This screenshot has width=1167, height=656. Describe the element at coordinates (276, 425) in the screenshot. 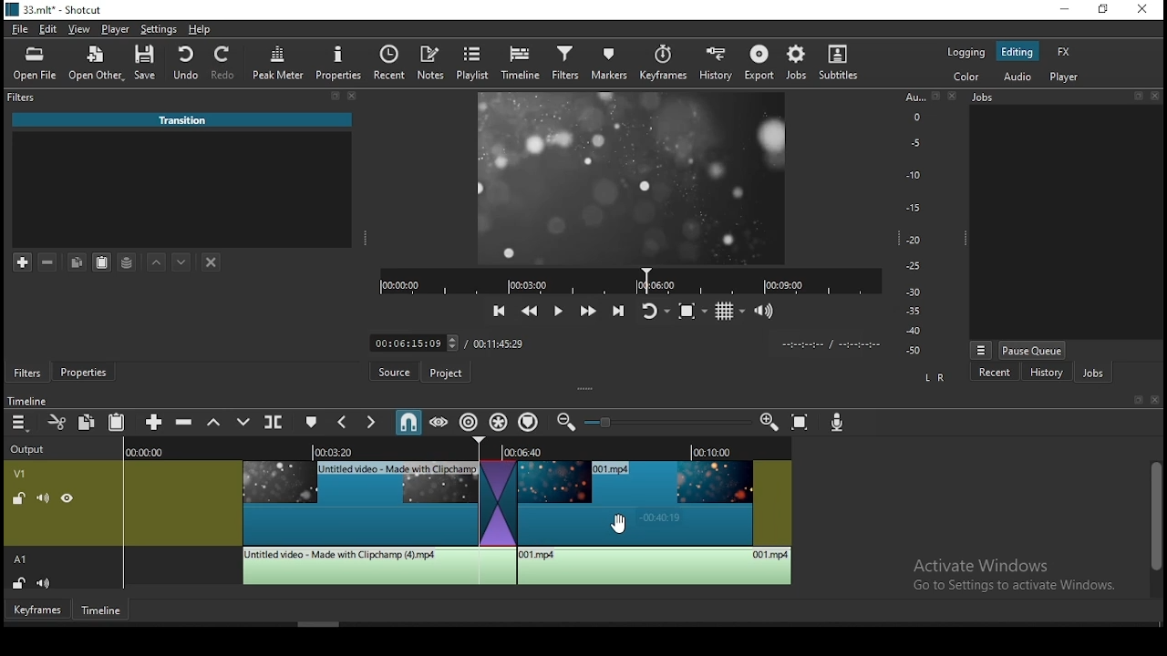

I see `split at playhead` at that location.